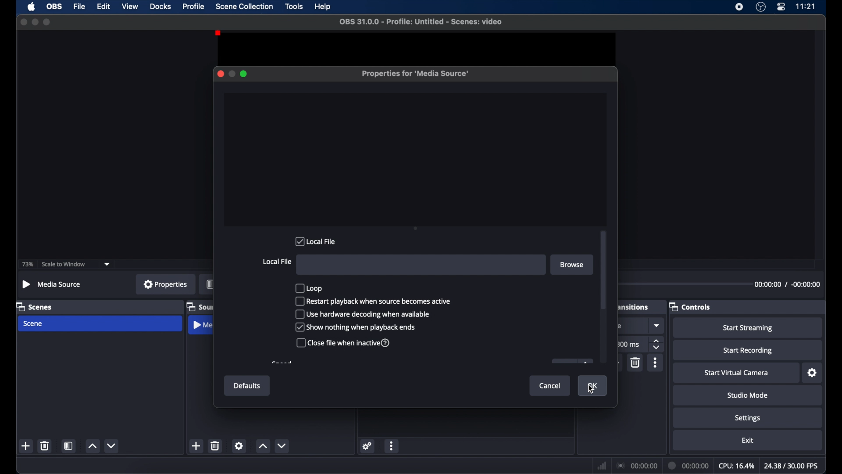  What do you see at coordinates (573, 361) in the screenshot?
I see `obscure icon` at bounding box center [573, 361].